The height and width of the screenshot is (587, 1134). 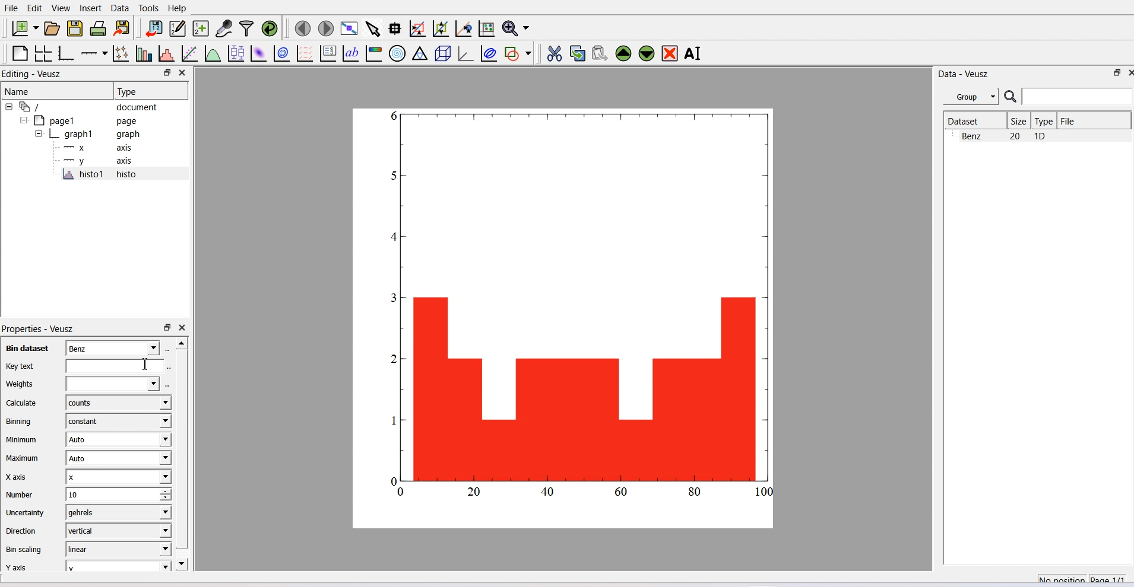 I want to click on Close, so click(x=184, y=73).